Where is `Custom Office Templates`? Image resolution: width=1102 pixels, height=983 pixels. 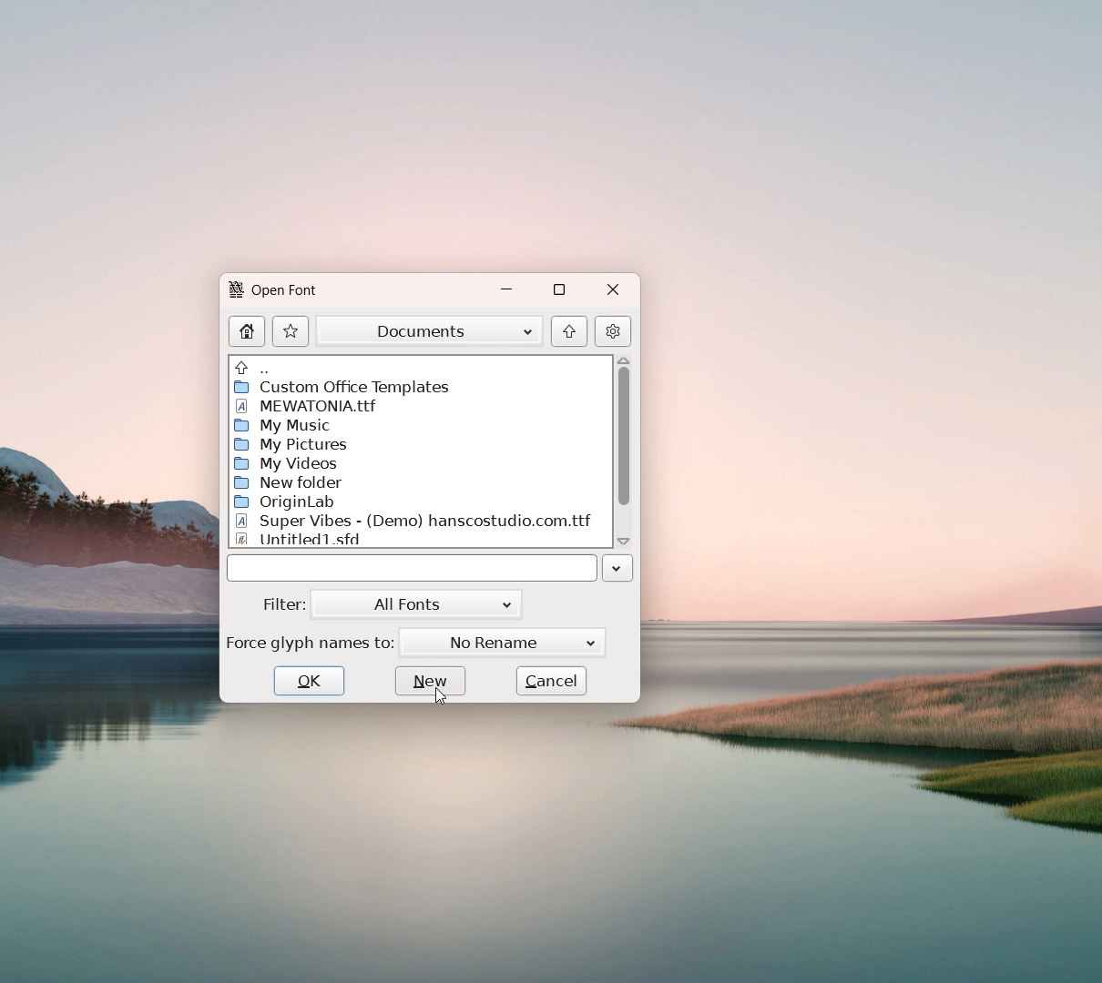 Custom Office Templates is located at coordinates (342, 387).